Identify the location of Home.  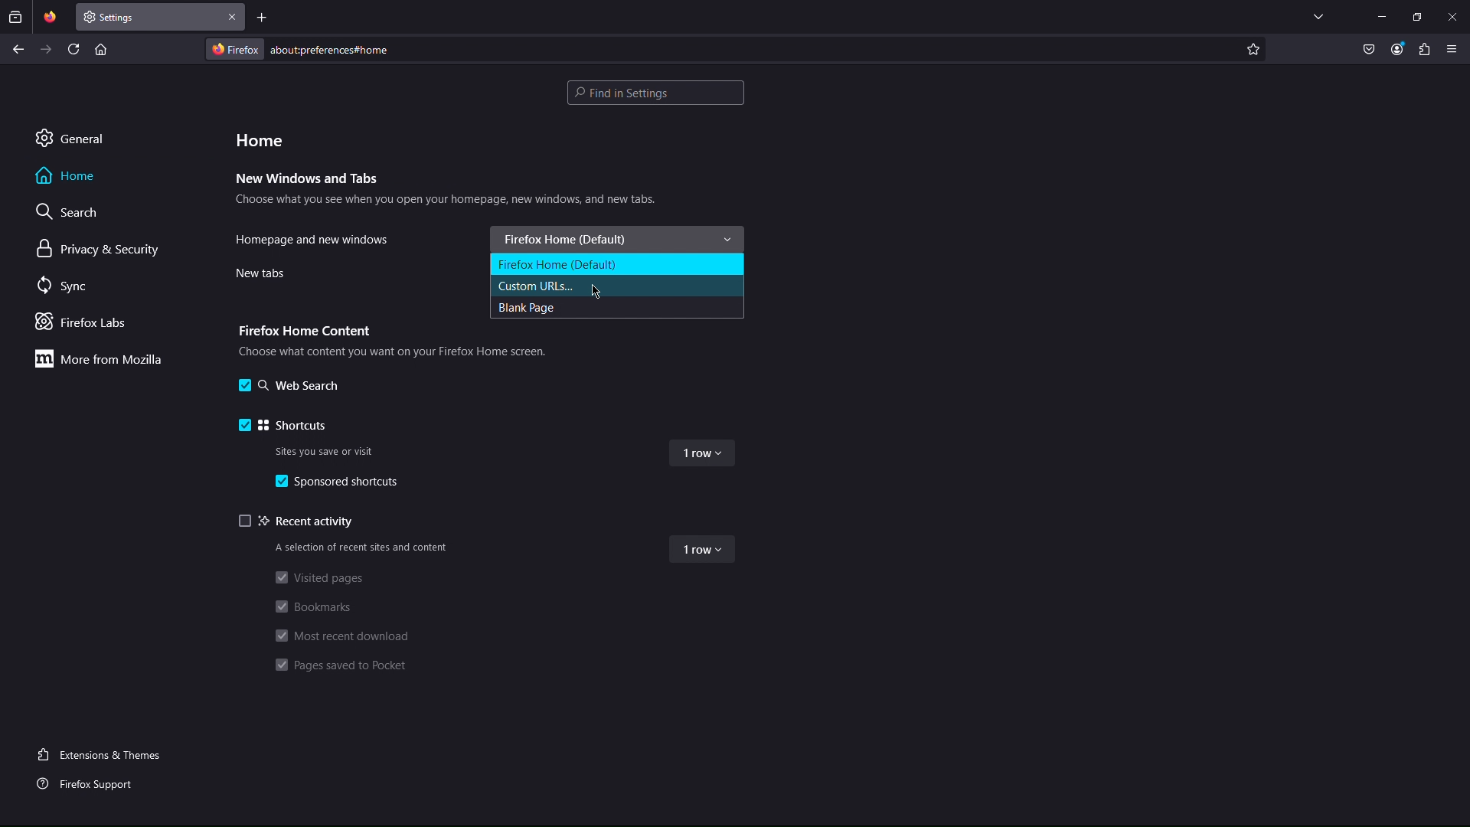
(67, 175).